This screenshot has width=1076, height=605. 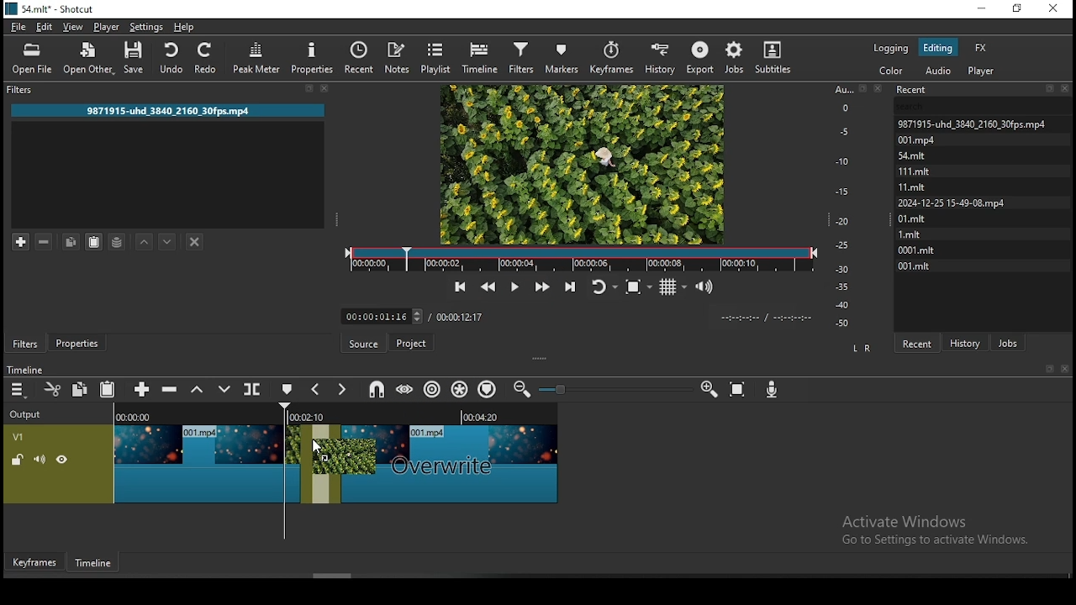 I want to click on audio, so click(x=937, y=71).